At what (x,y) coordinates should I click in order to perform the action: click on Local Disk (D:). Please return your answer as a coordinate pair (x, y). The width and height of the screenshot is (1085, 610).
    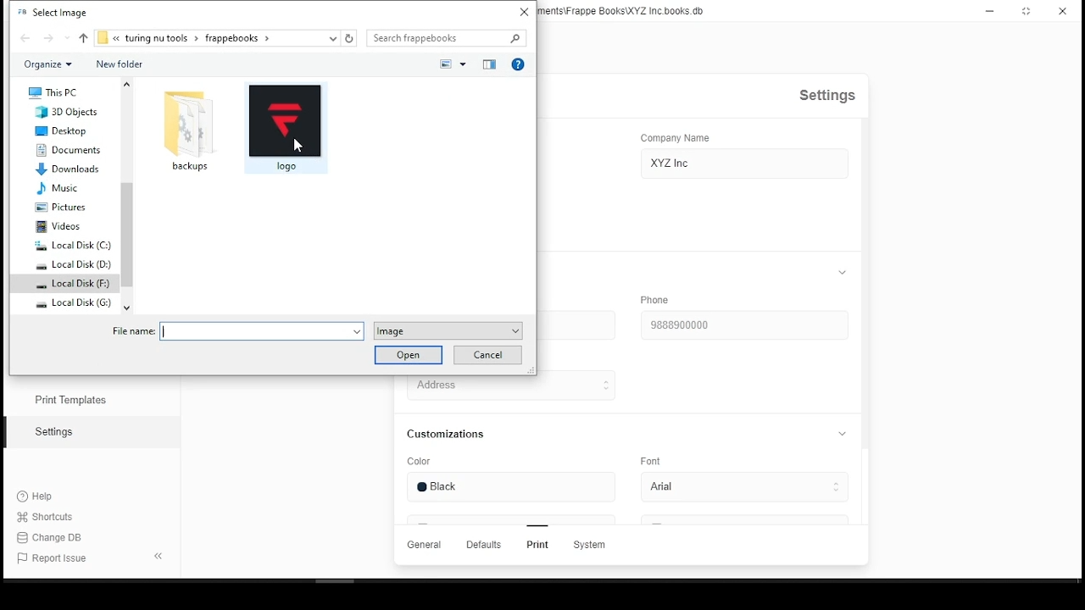
    Looking at the image, I should click on (74, 246).